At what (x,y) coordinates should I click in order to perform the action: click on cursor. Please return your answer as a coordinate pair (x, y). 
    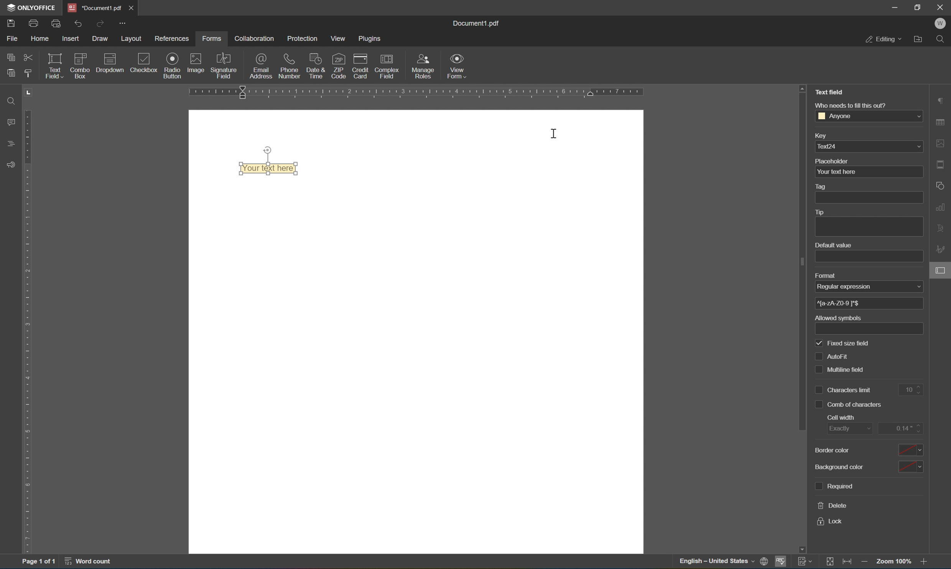
    Looking at the image, I should click on (554, 133).